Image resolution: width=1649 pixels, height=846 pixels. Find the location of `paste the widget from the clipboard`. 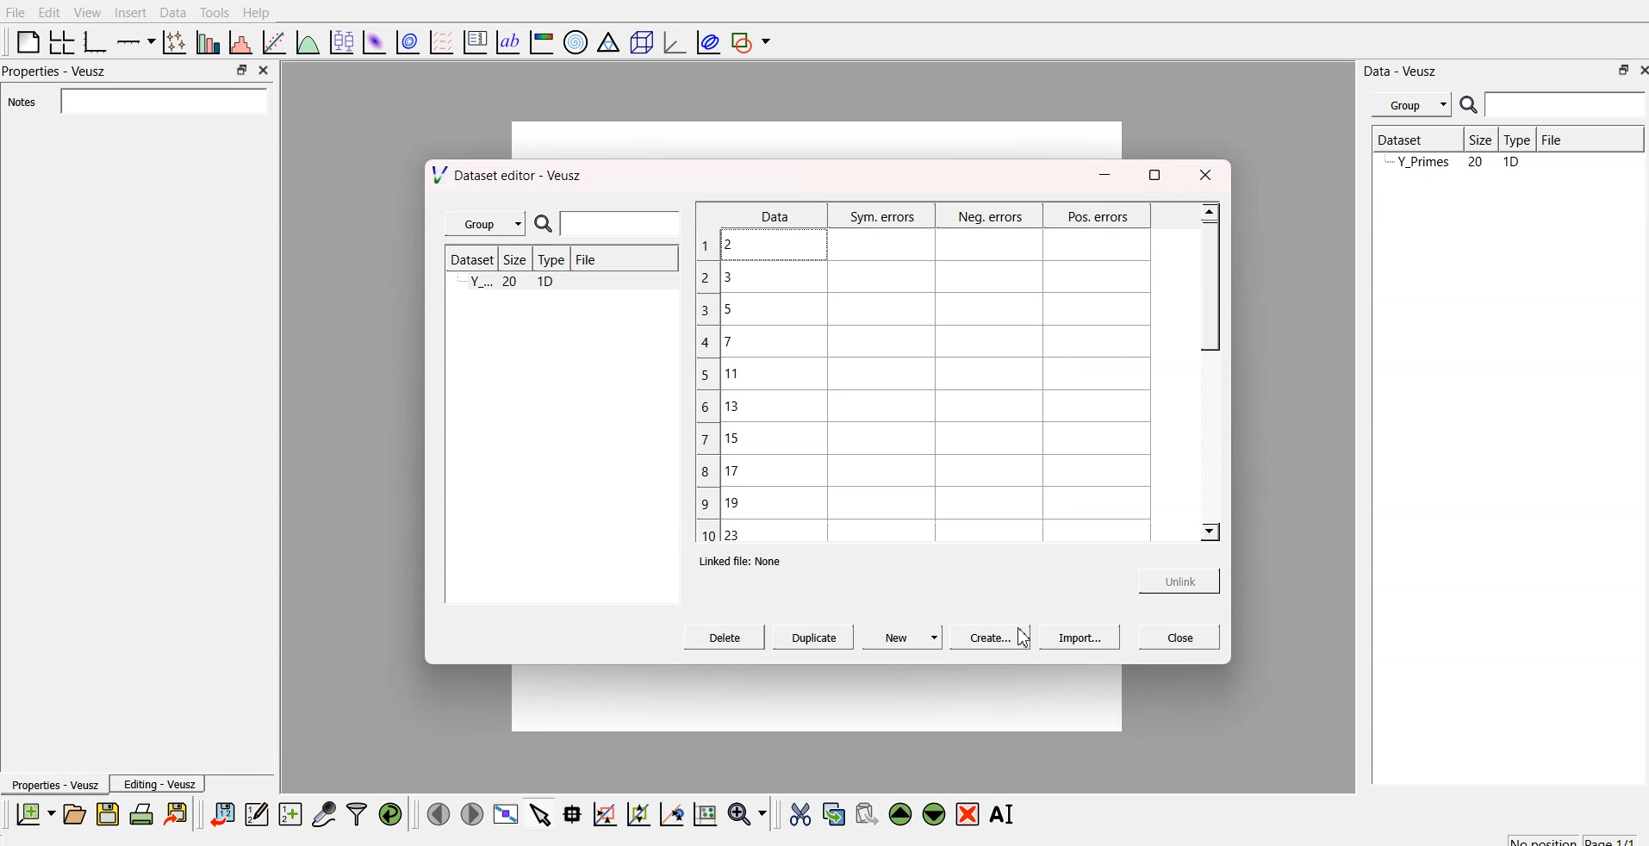

paste the widget from the clipboard is located at coordinates (867, 813).